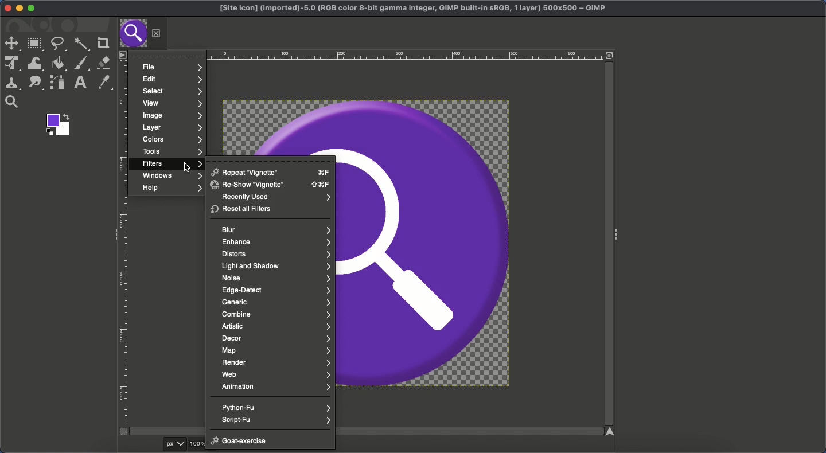  I want to click on Image, so click(431, 242).